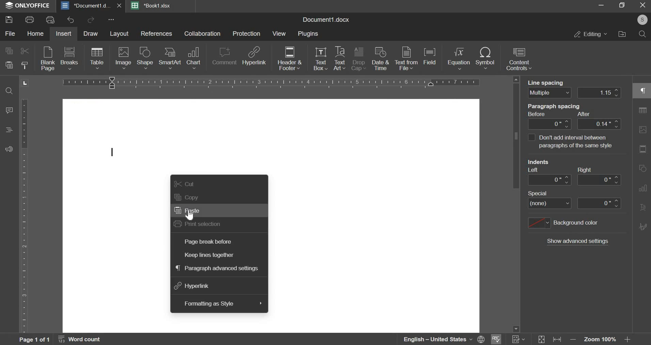 The height and width of the screenshot is (345, 651). Describe the element at coordinates (458, 59) in the screenshot. I see `equation` at that location.